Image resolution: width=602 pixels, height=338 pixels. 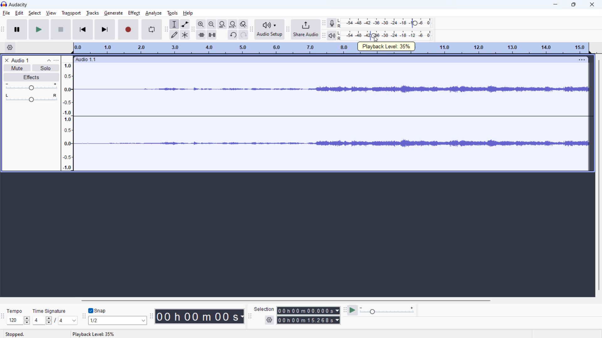 I want to click on select, so click(x=35, y=13).